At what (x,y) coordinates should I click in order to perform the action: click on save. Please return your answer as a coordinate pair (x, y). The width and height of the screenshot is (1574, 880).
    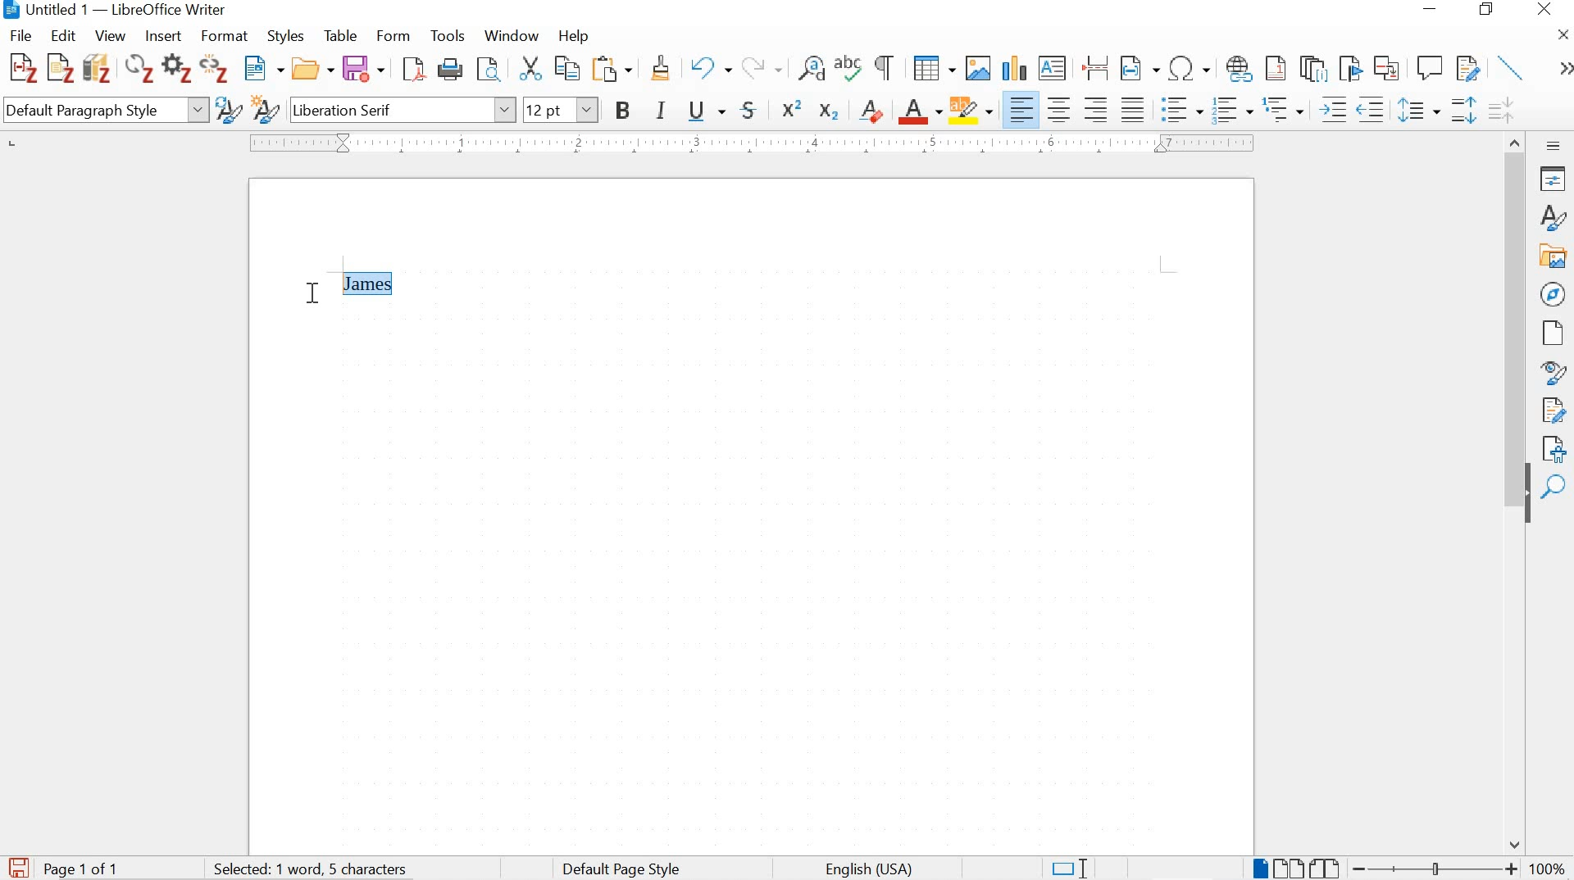
    Looking at the image, I should click on (363, 69).